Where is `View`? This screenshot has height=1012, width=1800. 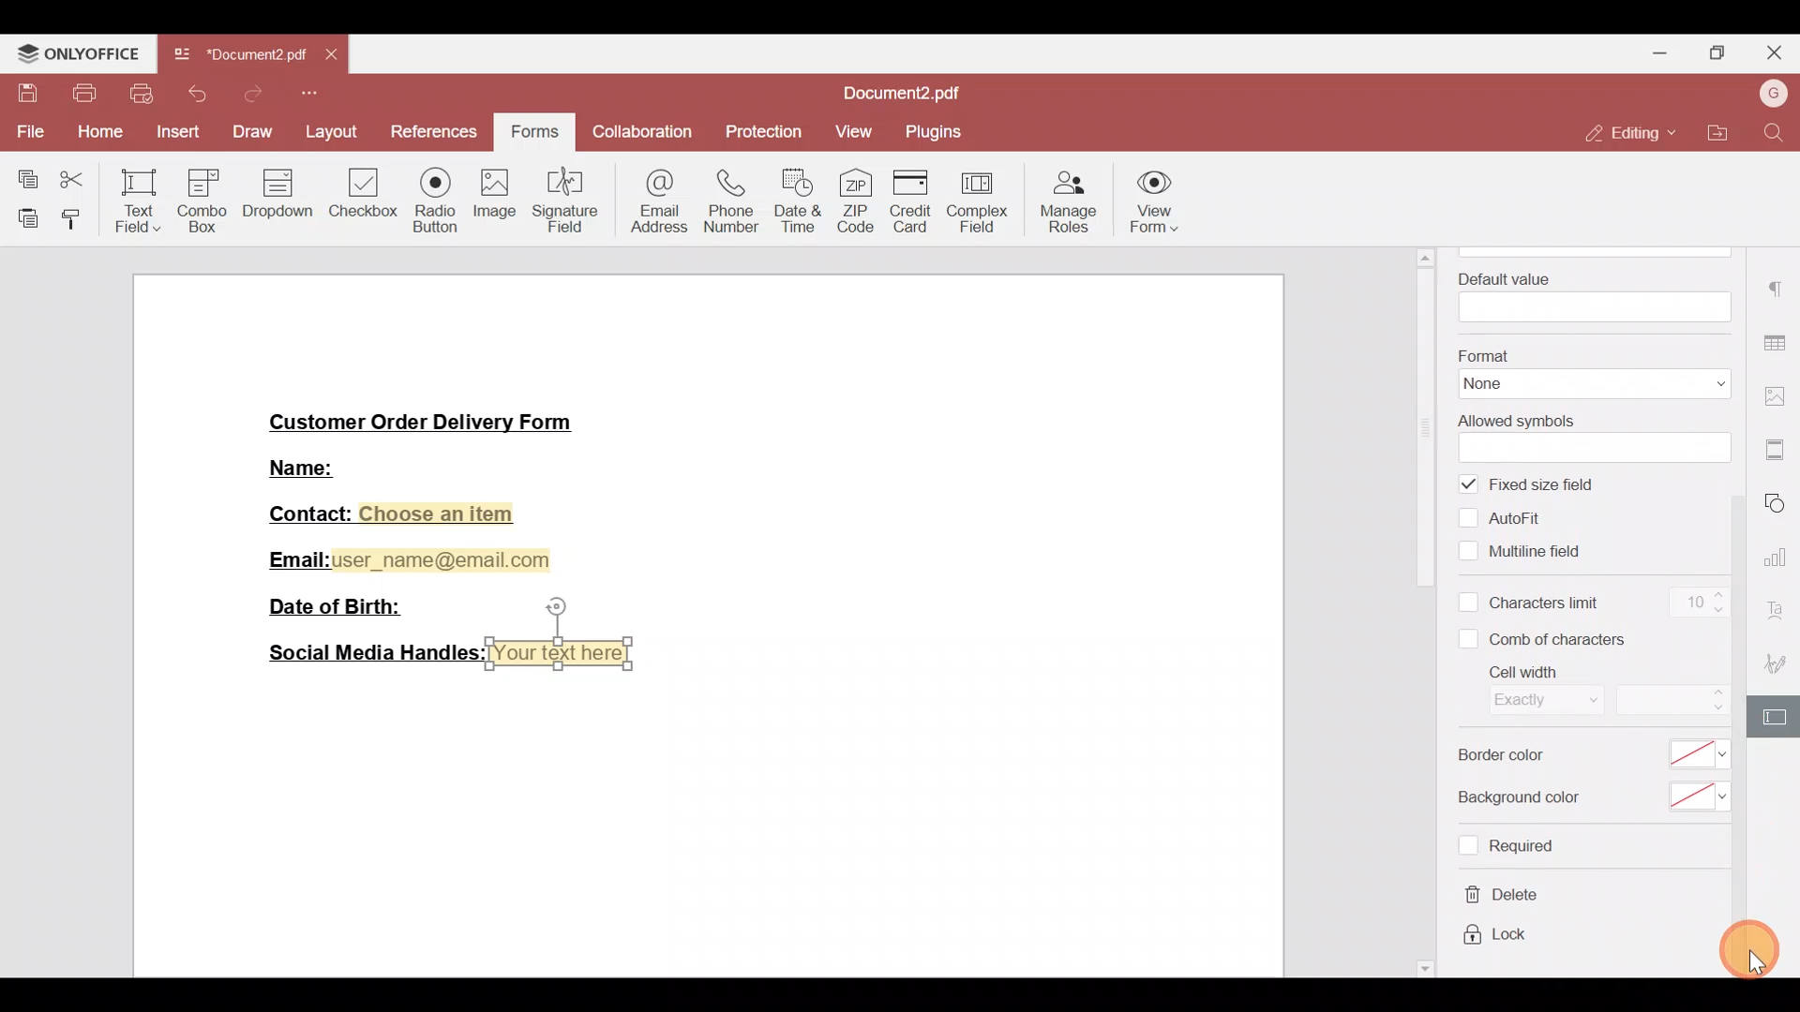
View is located at coordinates (851, 136).